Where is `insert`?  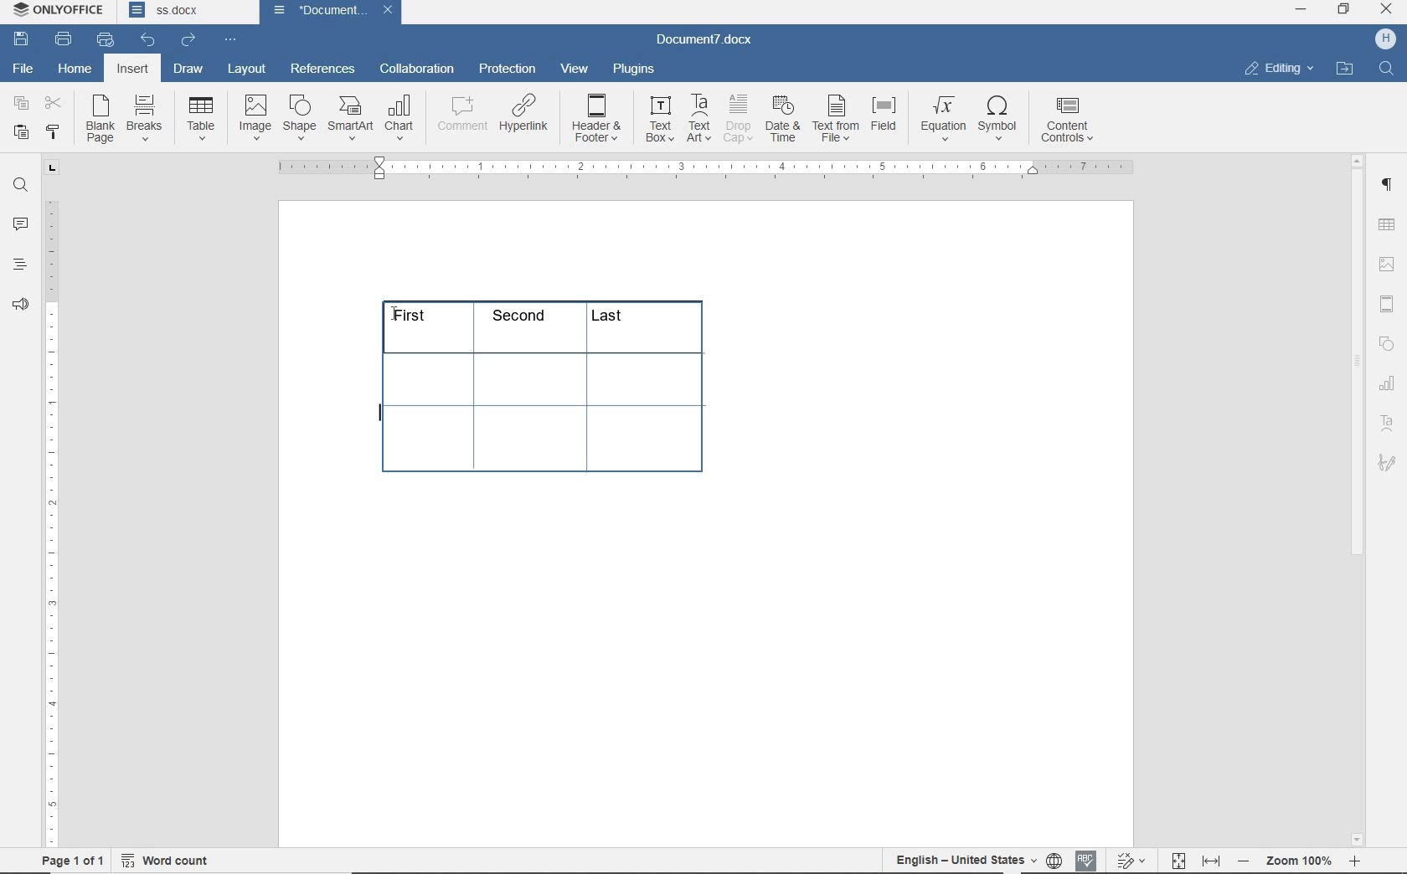
insert is located at coordinates (132, 70).